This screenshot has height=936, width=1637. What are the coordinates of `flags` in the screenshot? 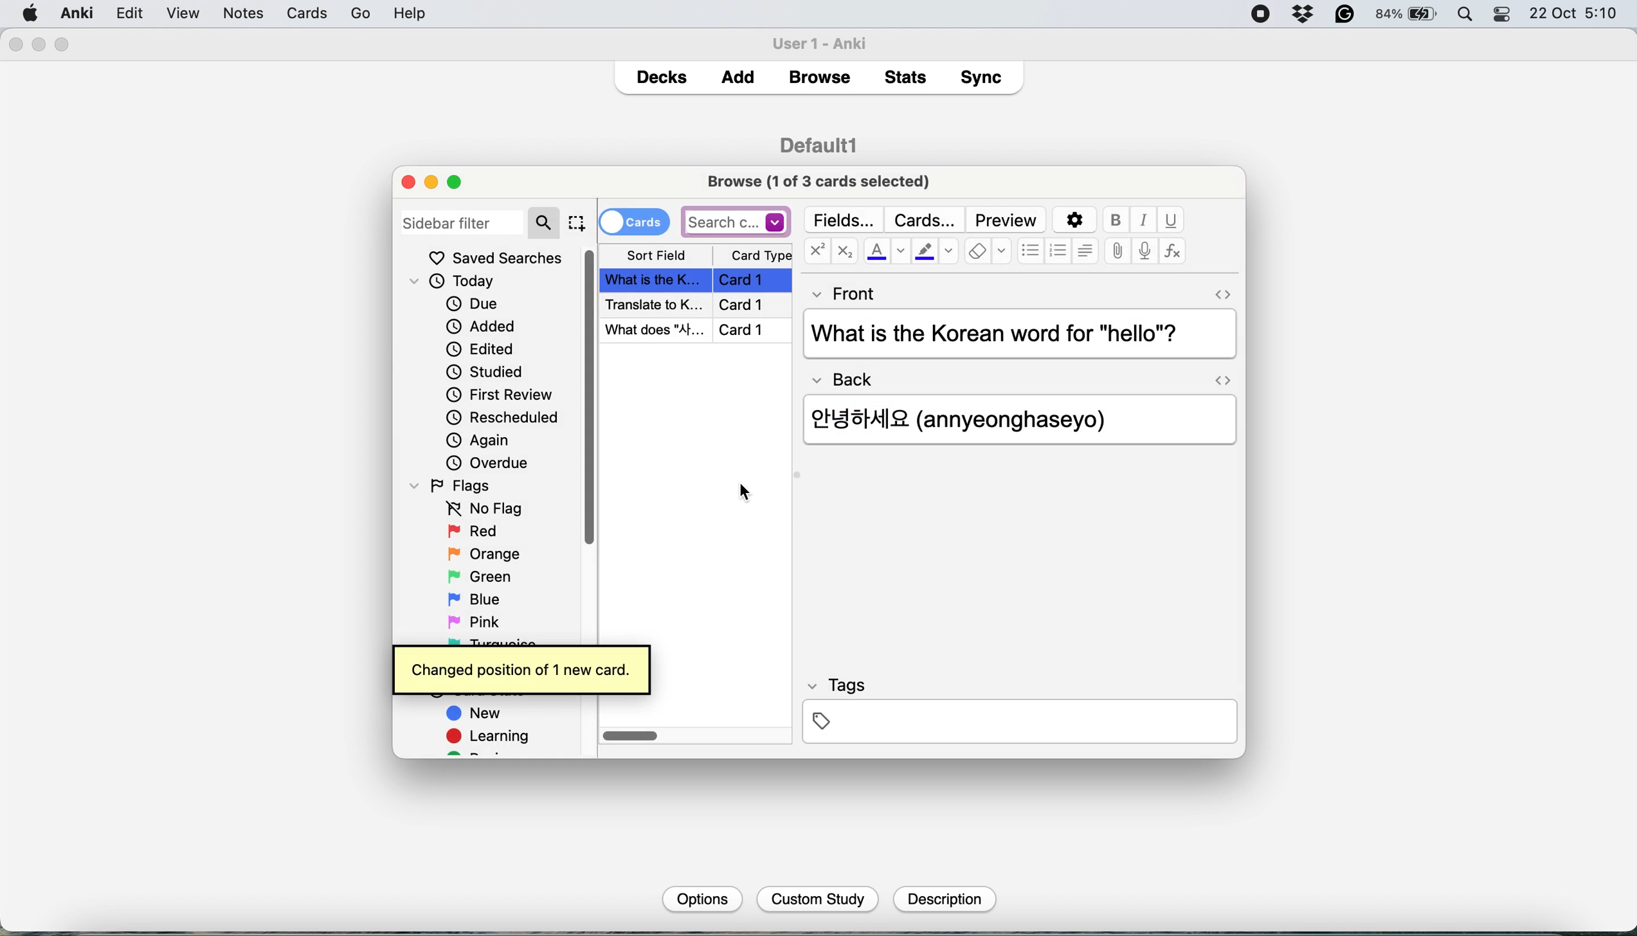 It's located at (455, 485).